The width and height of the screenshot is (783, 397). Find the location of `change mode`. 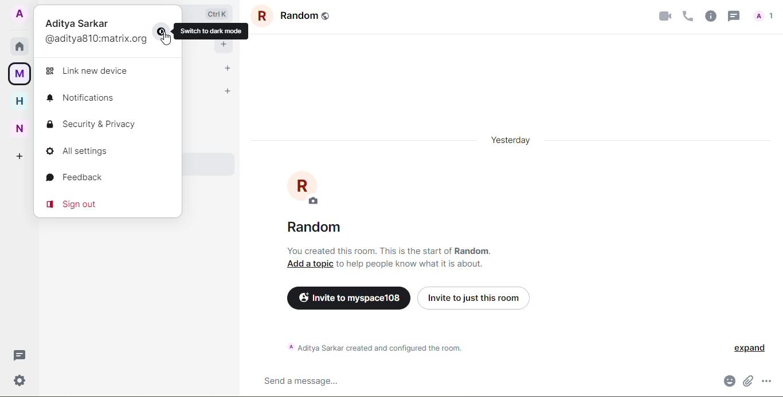

change mode is located at coordinates (165, 30).